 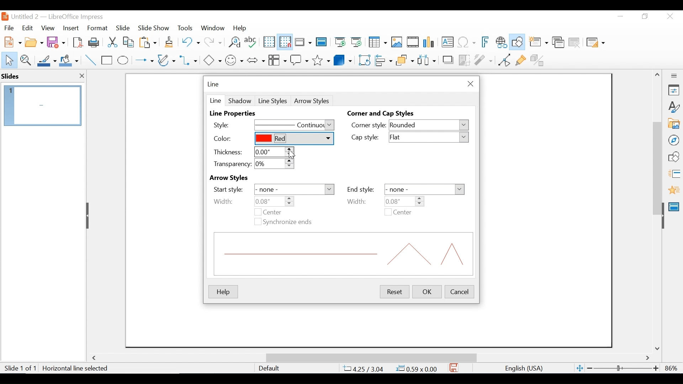 I want to click on Insert Textbox, so click(x=447, y=43).